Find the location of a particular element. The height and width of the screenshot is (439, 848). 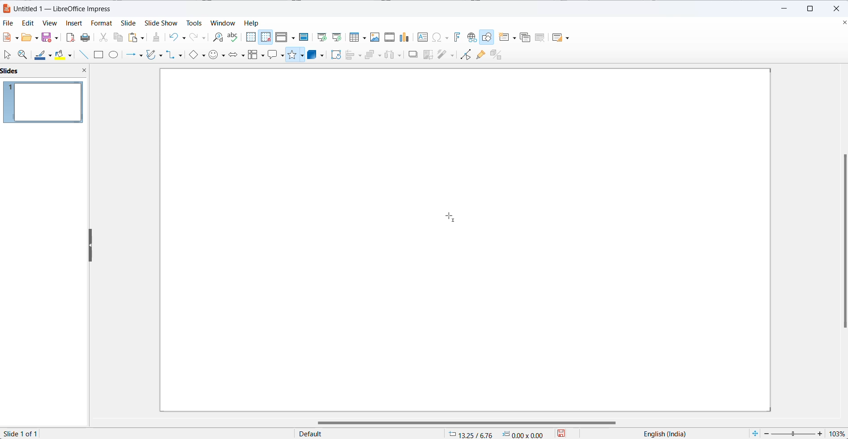

SLIDE LAYOUT is located at coordinates (561, 37).